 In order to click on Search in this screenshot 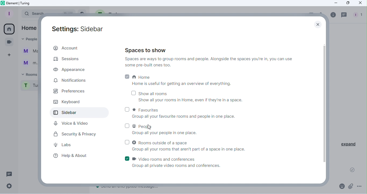, I will do `click(29, 14)`.